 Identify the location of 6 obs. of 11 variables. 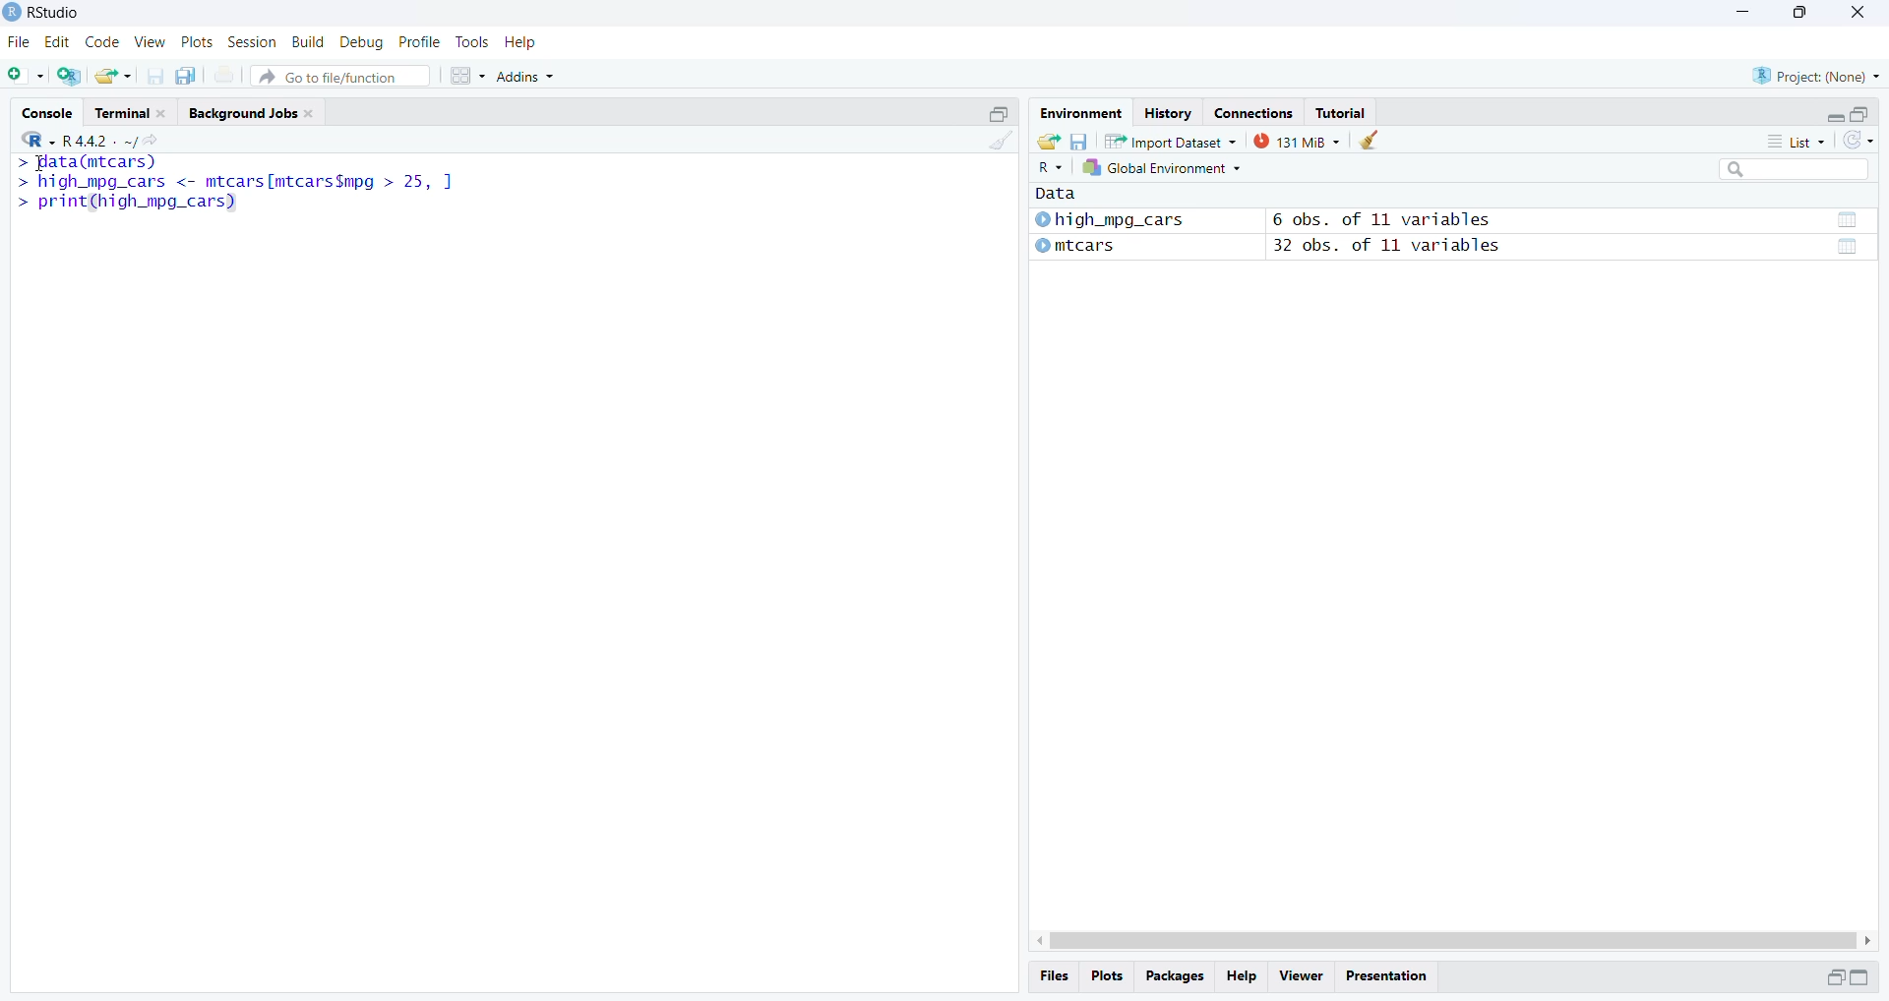
(1382, 219).